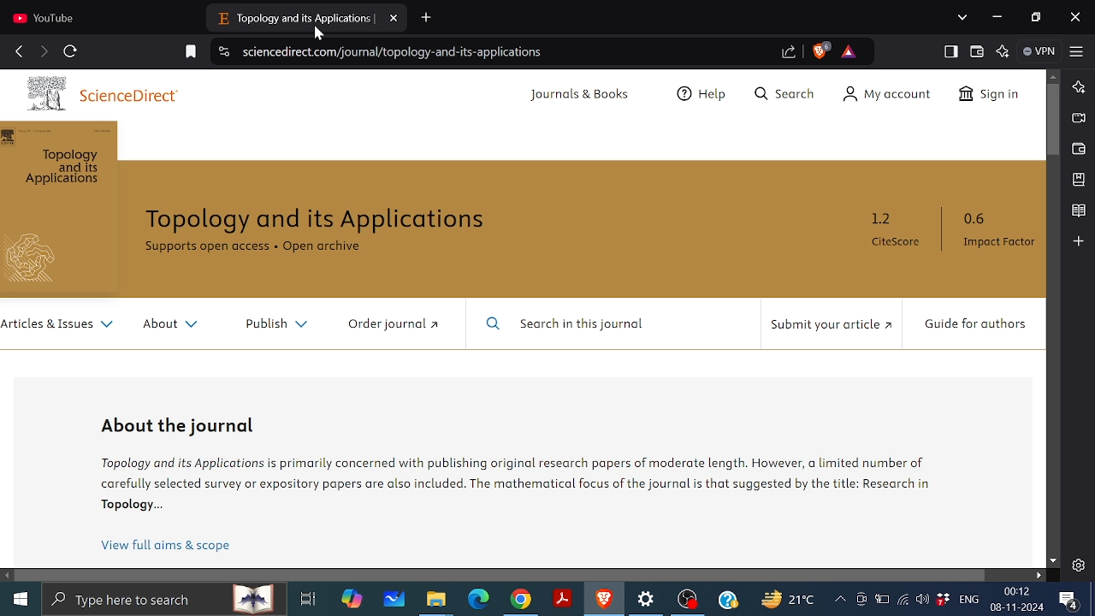 This screenshot has height=616, width=1095. Describe the element at coordinates (1080, 86) in the screenshot. I see `Leo` at that location.